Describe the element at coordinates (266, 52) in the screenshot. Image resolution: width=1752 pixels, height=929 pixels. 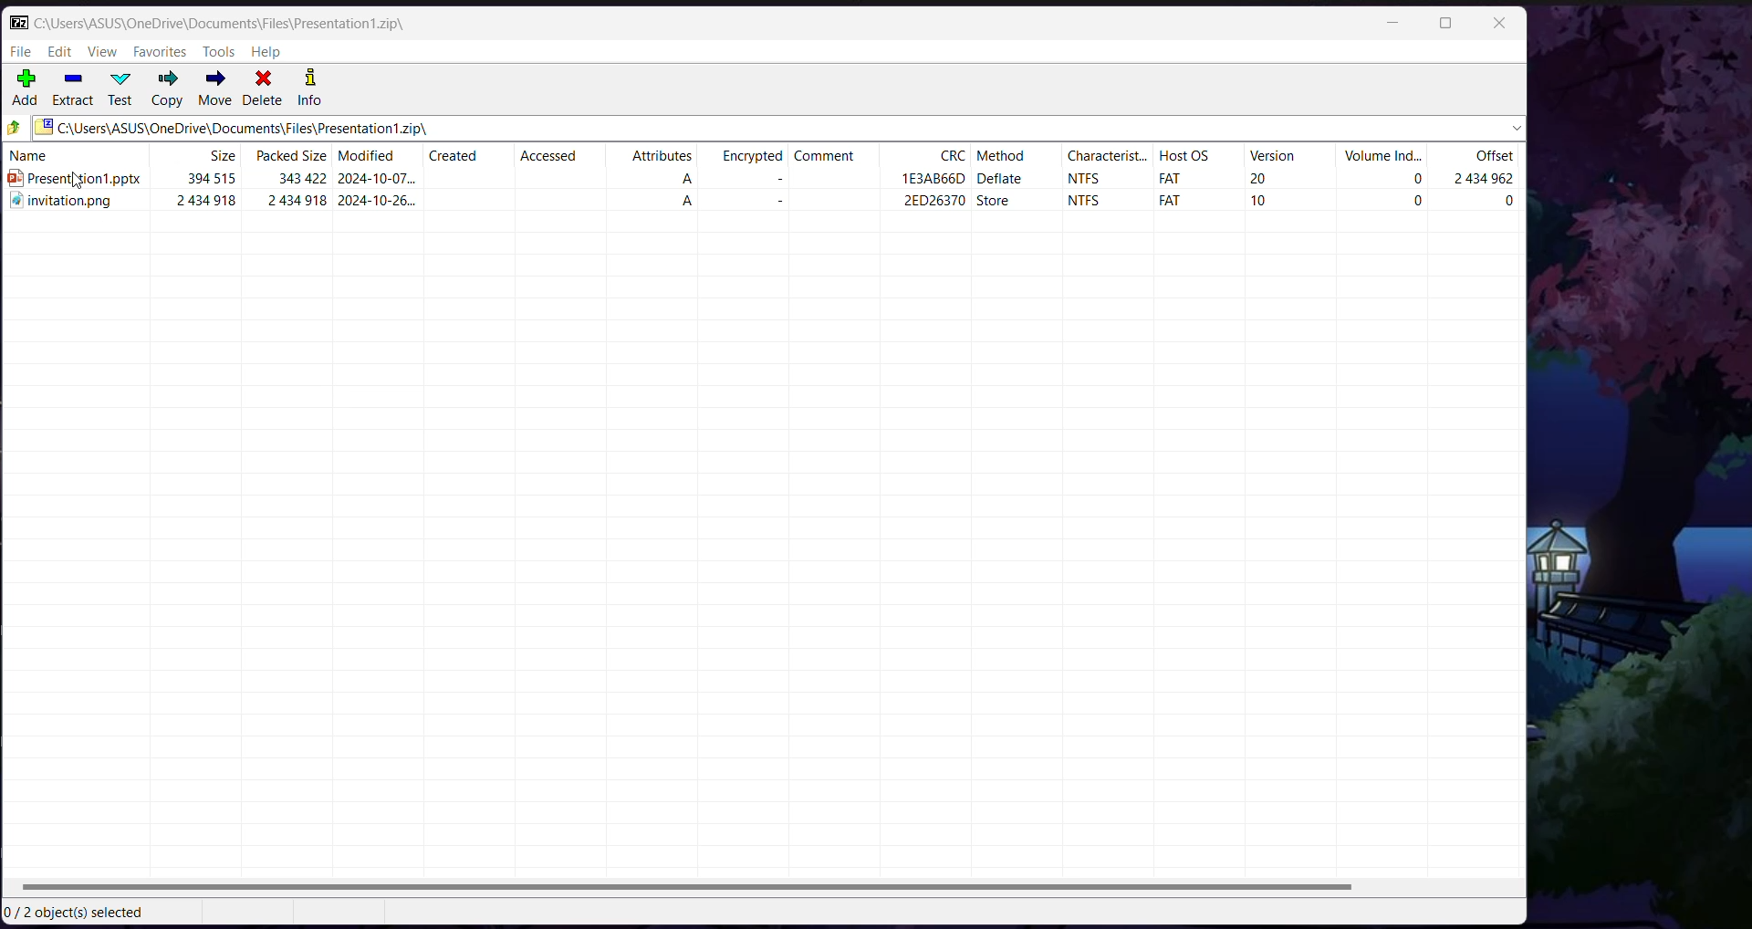
I see `Help` at that location.